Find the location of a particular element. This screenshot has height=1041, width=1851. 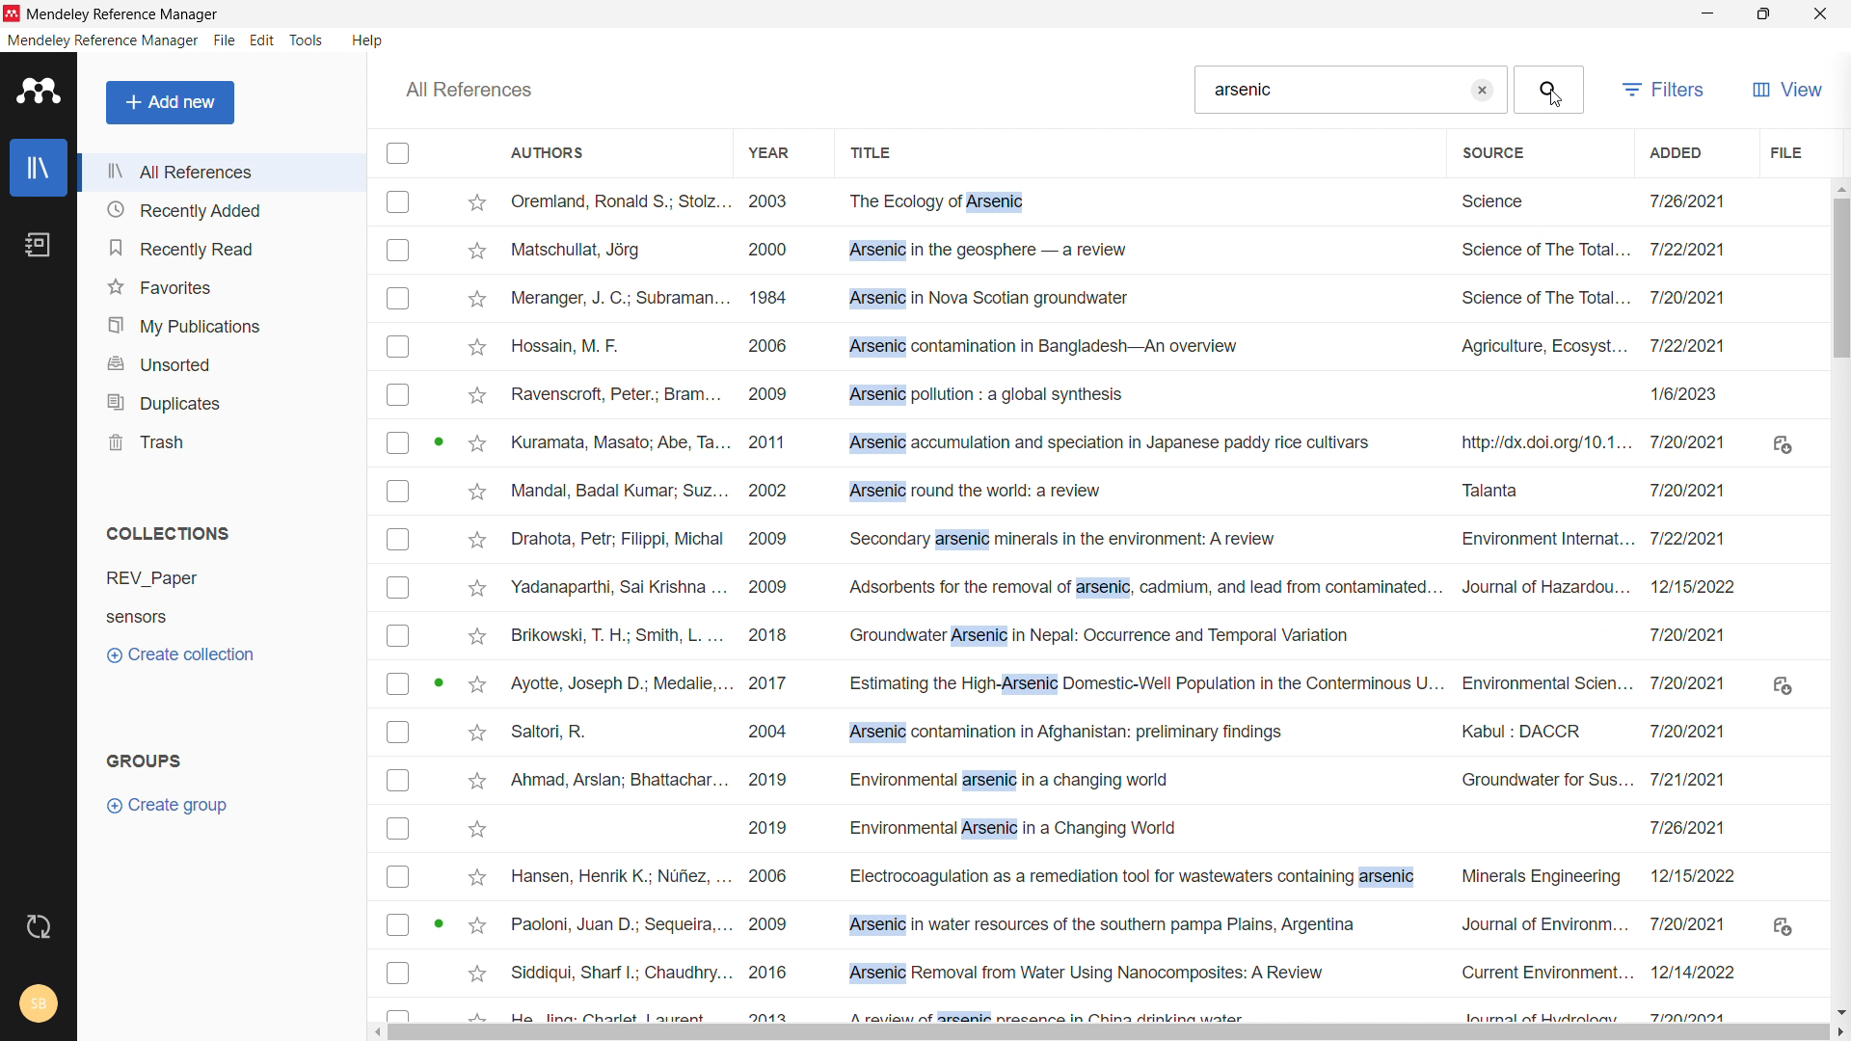

Add to favorites is located at coordinates (475, 925).